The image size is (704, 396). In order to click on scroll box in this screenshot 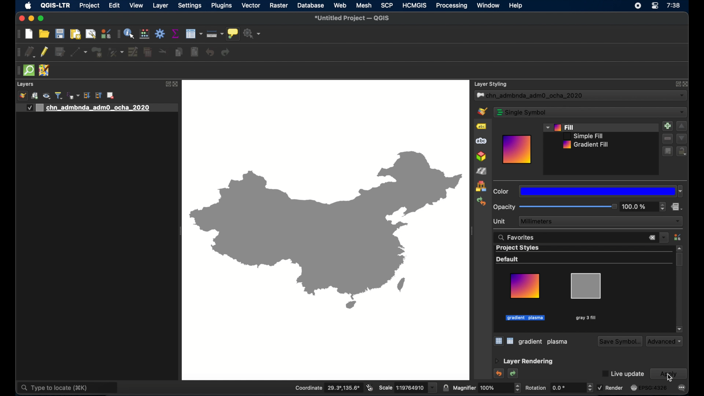, I will do `click(679, 260)`.